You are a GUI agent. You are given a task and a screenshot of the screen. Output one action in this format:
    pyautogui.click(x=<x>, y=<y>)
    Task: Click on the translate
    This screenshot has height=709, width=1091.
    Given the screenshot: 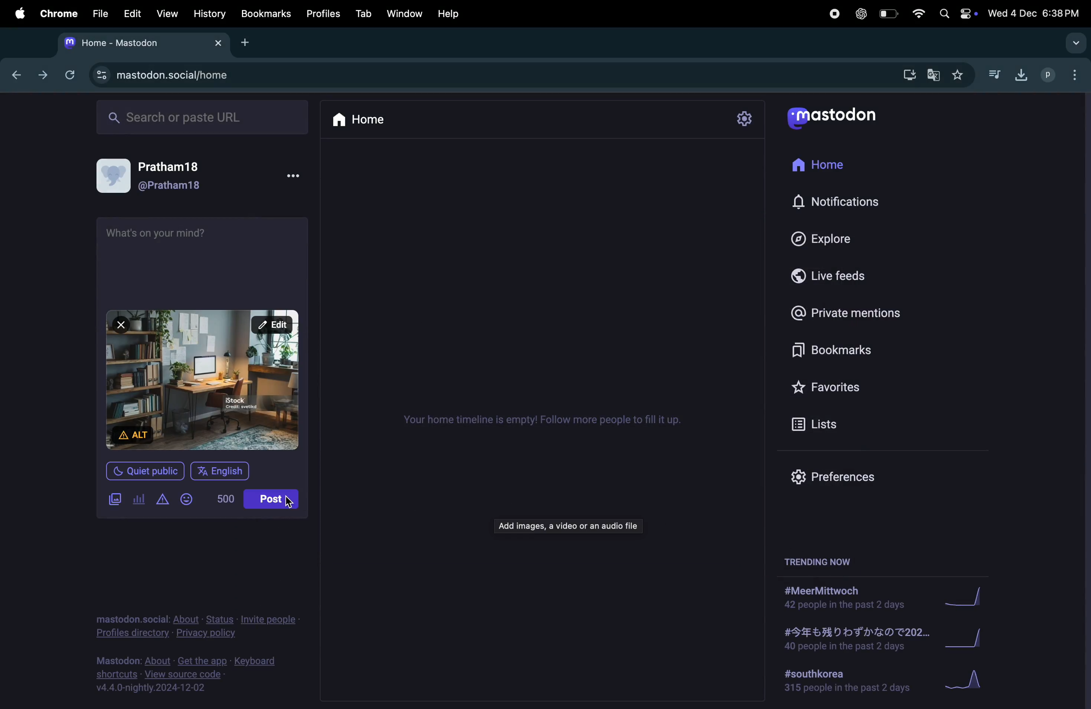 What is the action you would take?
    pyautogui.click(x=934, y=77)
    